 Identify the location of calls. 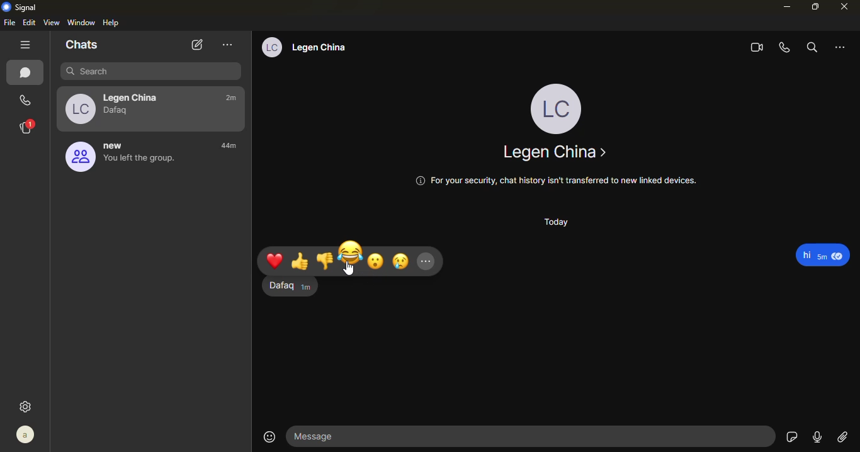
(23, 100).